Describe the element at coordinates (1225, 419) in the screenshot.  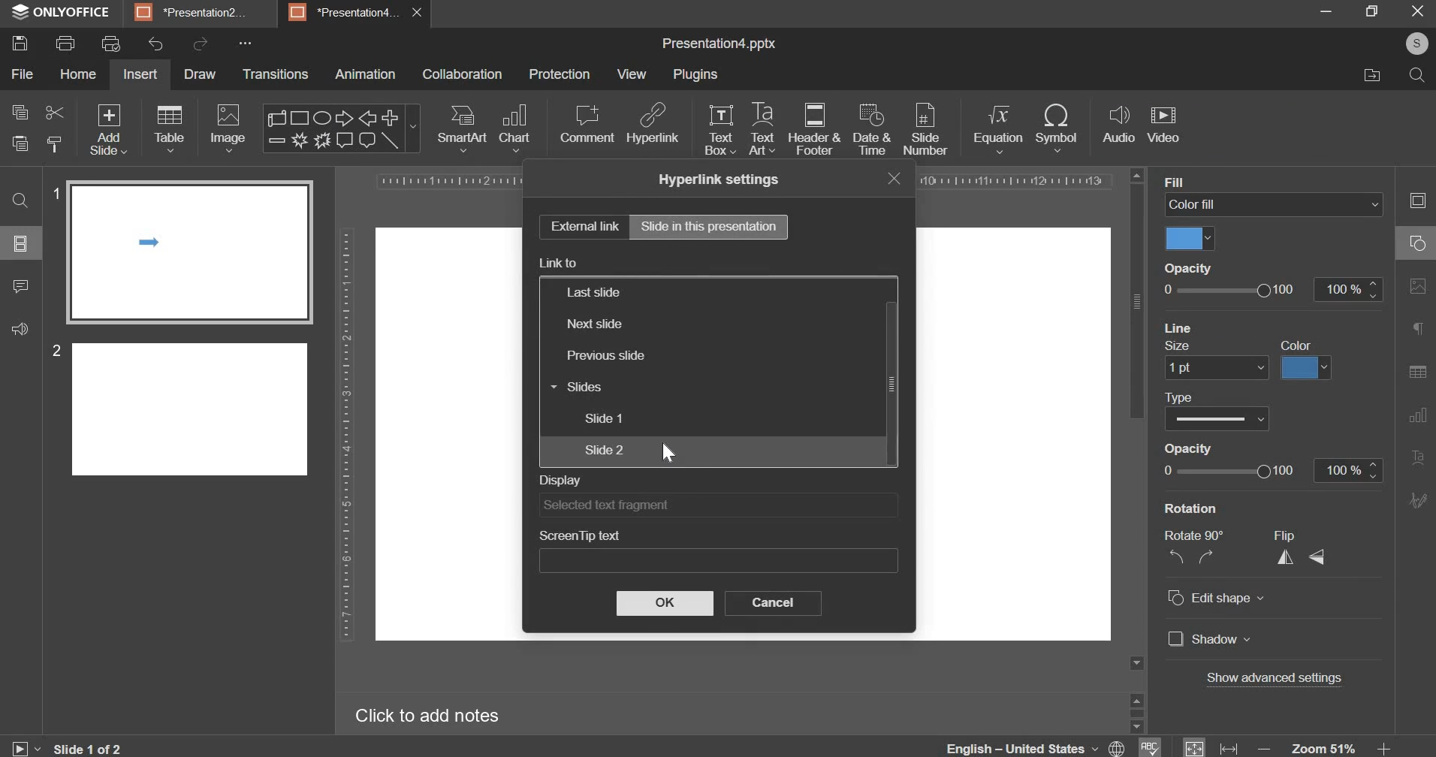
I see `CO Show Date and` at that location.